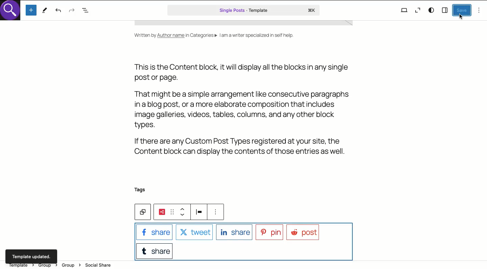 This screenshot has width=487, height=269. What do you see at coordinates (201, 212) in the screenshot?
I see `Justification` at bounding box center [201, 212].